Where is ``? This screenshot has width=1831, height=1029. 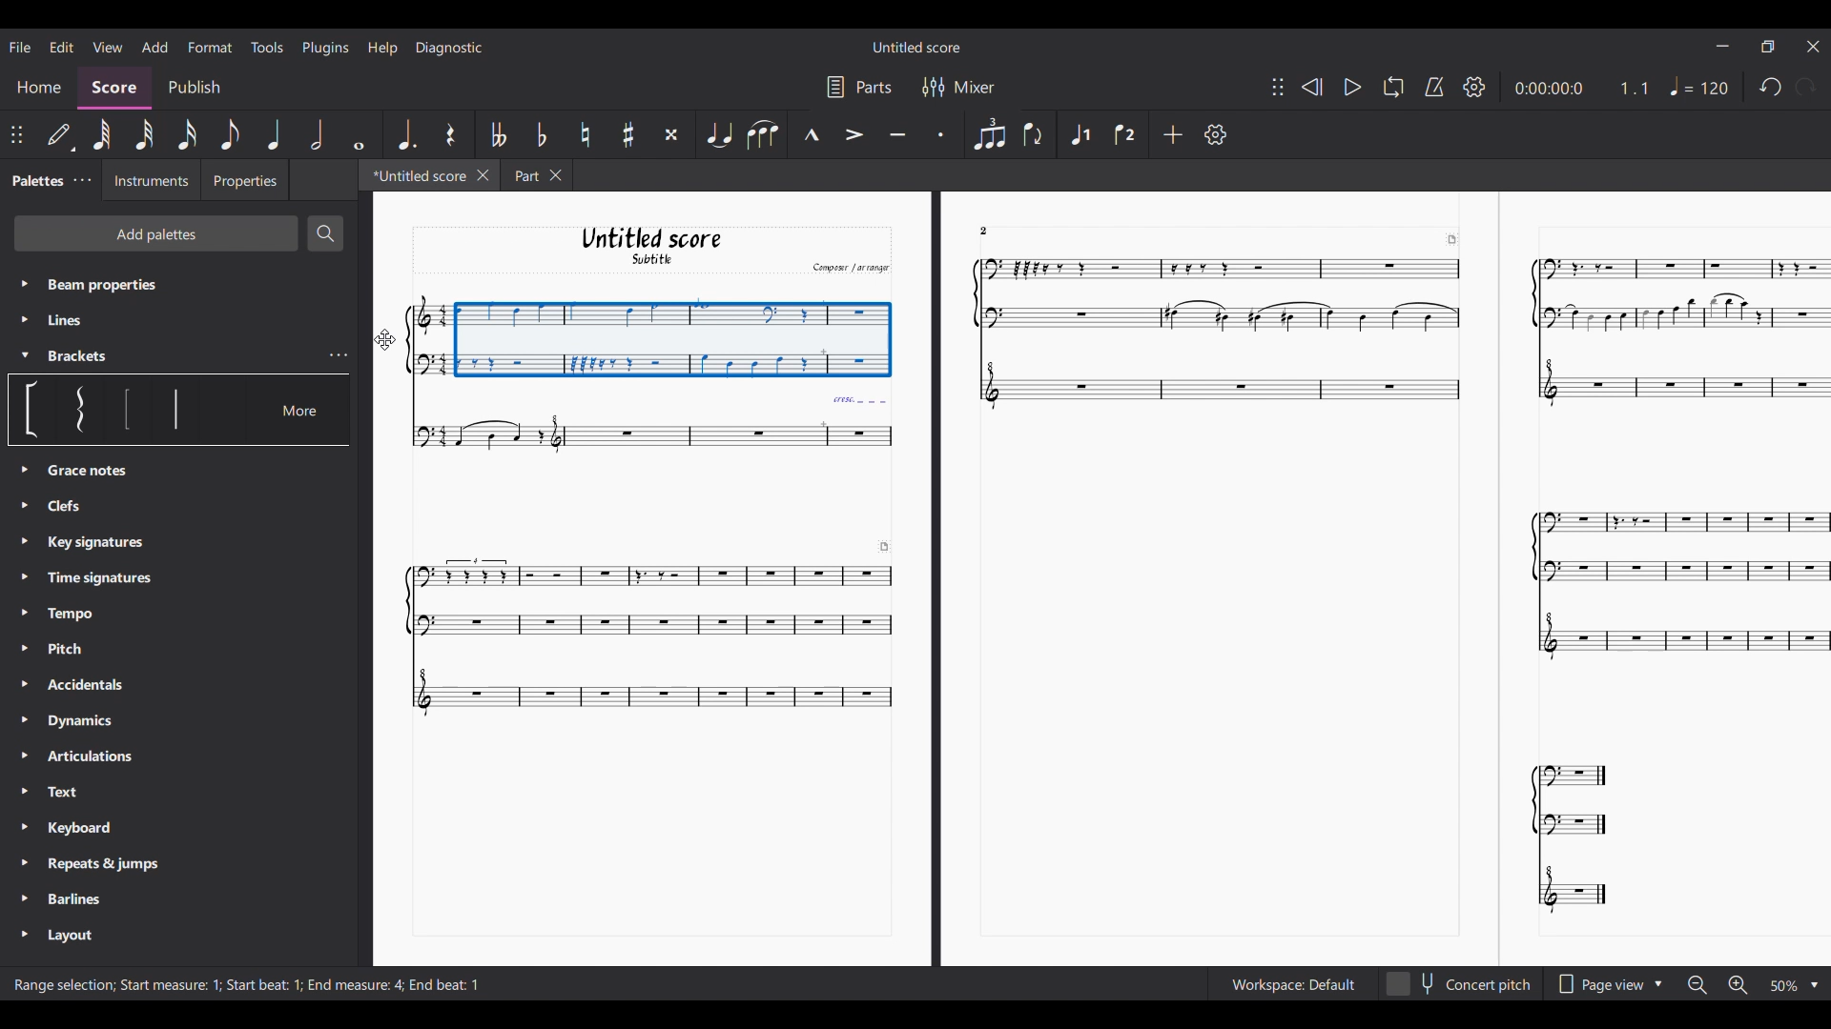
 is located at coordinates (1682, 267).